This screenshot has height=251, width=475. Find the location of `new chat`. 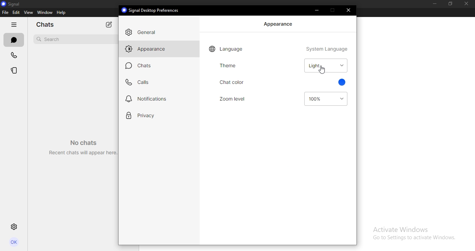

new chat is located at coordinates (109, 24).